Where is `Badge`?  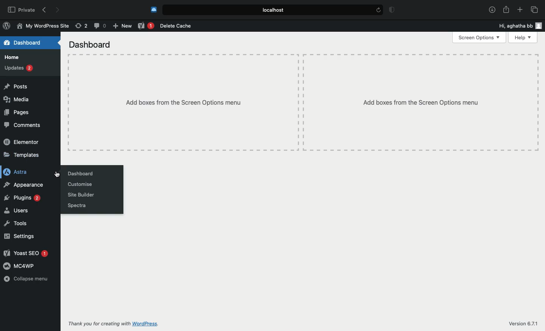
Badge is located at coordinates (393, 11).